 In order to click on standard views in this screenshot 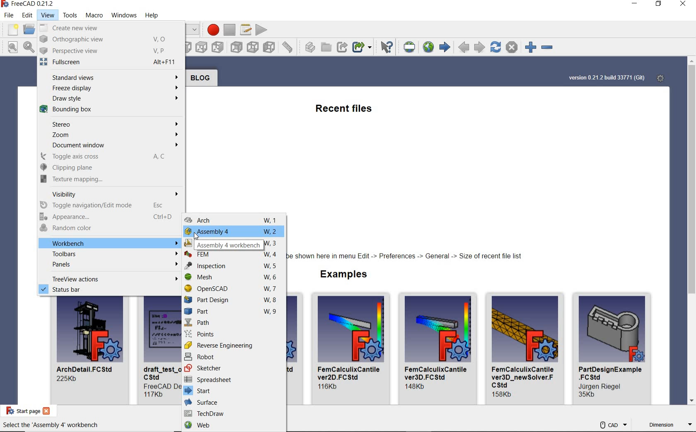, I will do `click(111, 76)`.